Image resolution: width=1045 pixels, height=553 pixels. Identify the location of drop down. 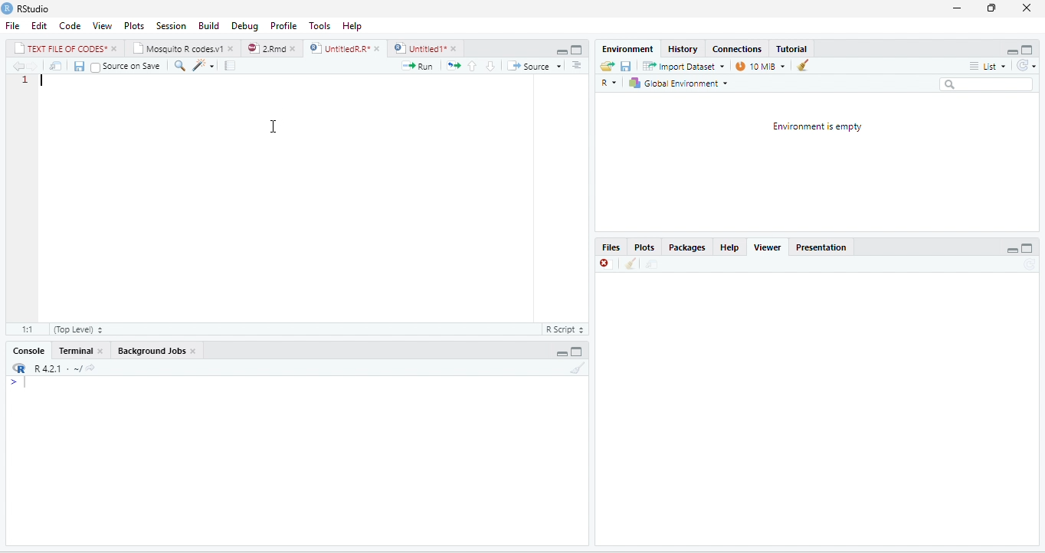
(559, 67).